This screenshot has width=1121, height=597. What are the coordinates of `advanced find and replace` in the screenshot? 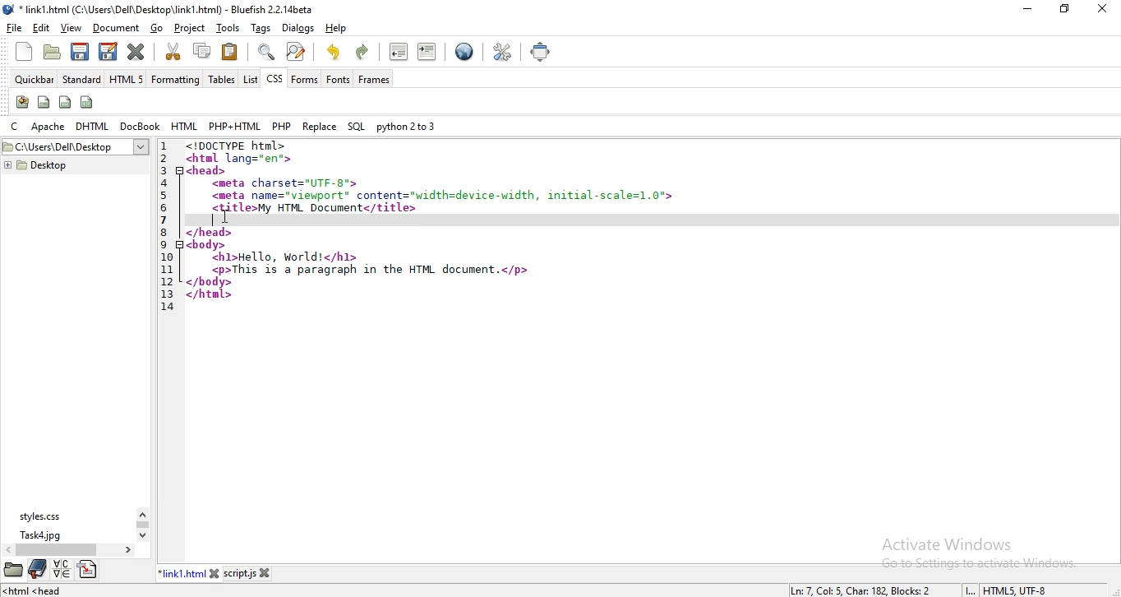 It's located at (296, 51).